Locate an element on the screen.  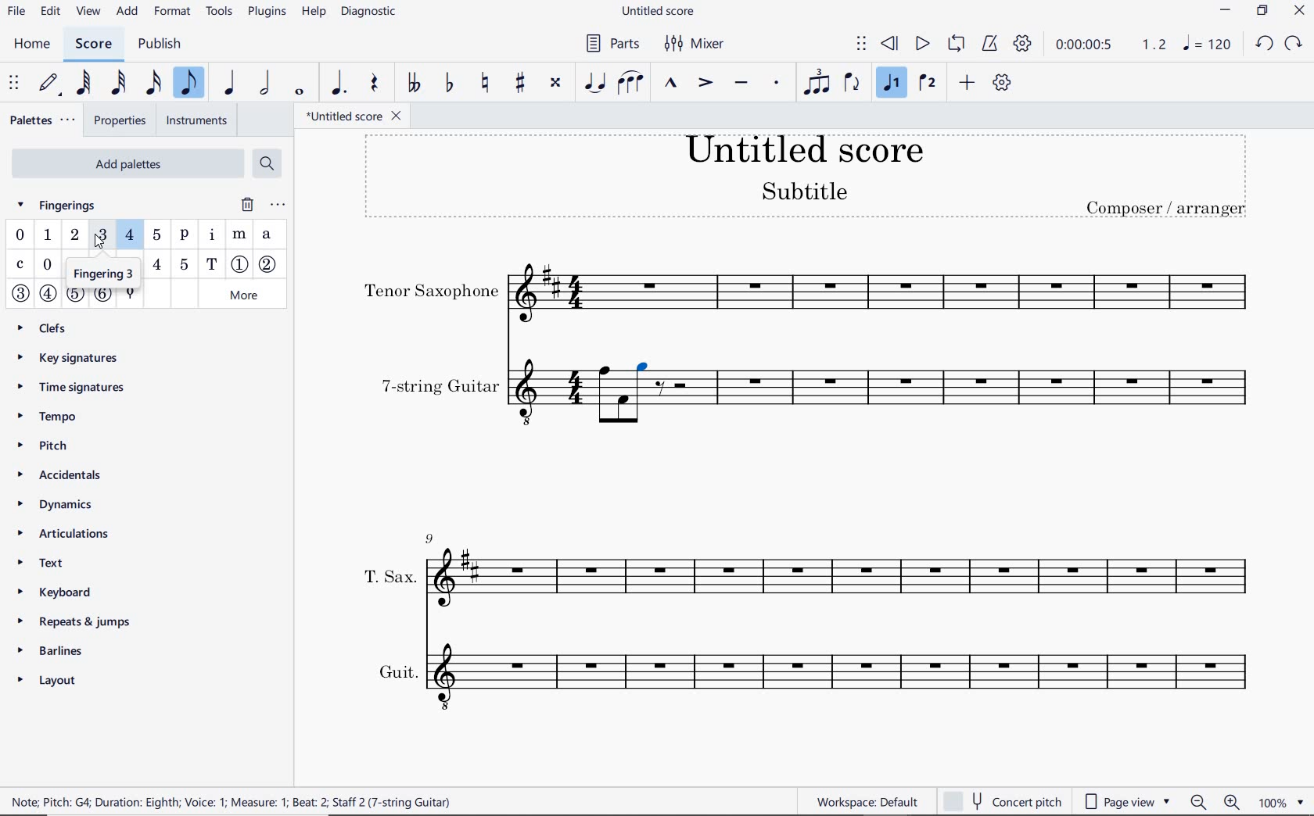
string numbers is located at coordinates (63, 298).